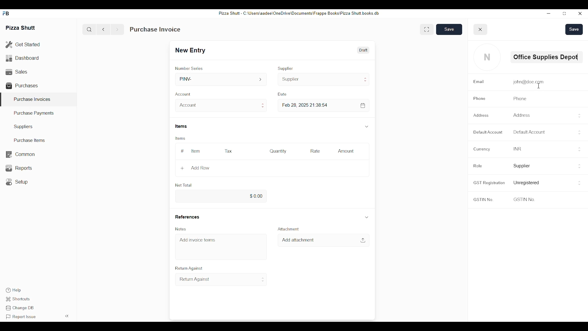 This screenshot has height=331, width=588. What do you see at coordinates (184, 93) in the screenshot?
I see `Account` at bounding box center [184, 93].